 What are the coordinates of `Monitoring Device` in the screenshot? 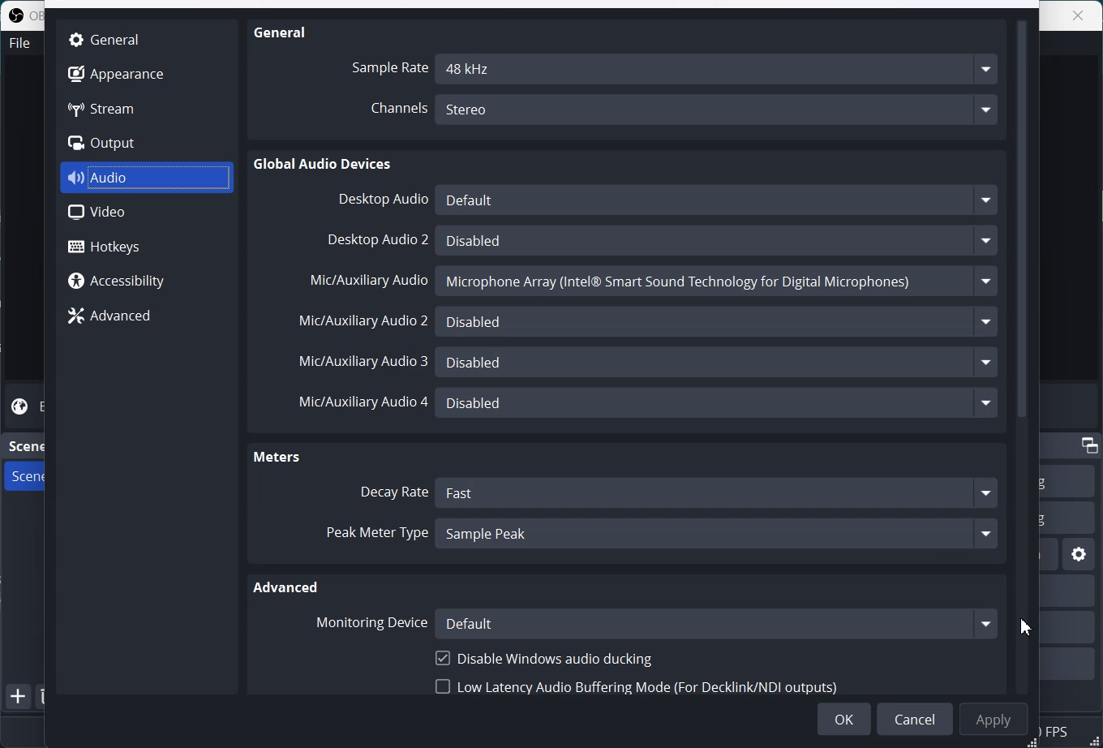 It's located at (372, 621).